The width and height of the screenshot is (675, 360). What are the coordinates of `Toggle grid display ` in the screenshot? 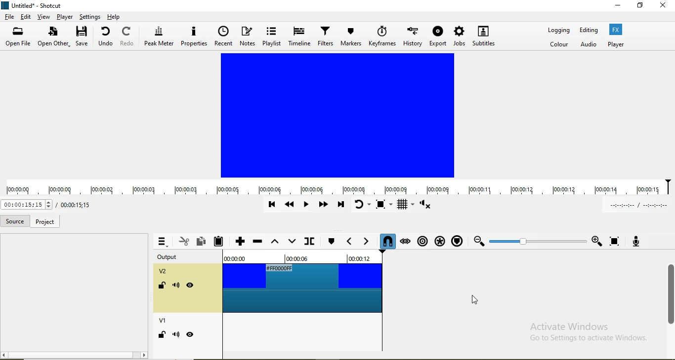 It's located at (406, 205).